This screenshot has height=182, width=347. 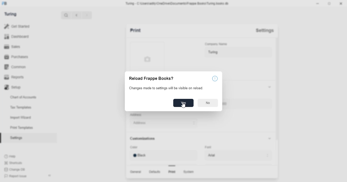 What do you see at coordinates (23, 87) in the screenshot?
I see `Setup` at bounding box center [23, 87].